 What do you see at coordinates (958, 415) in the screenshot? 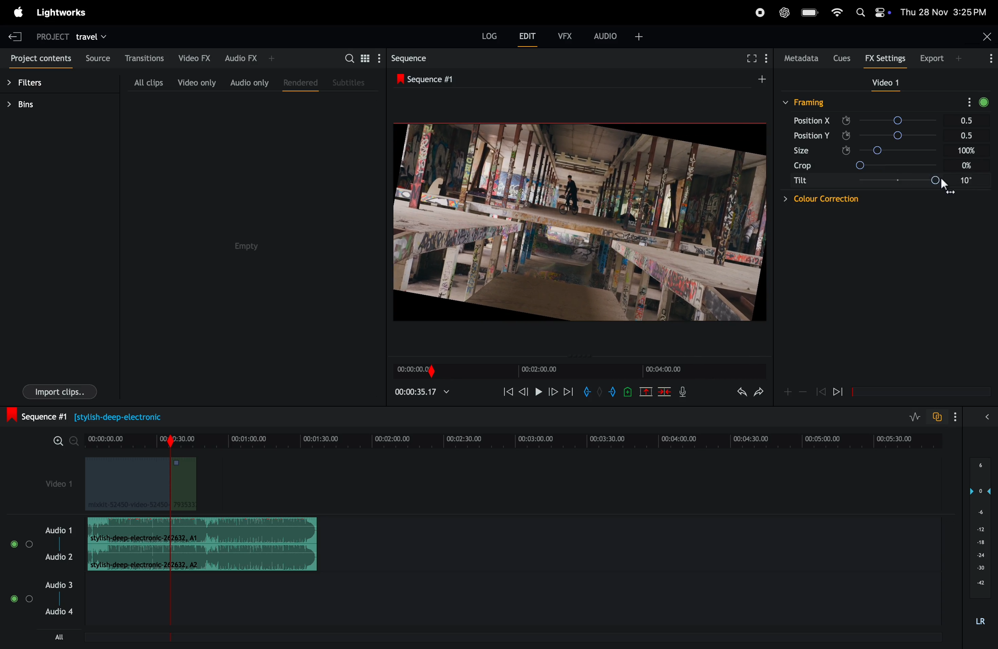
I see `Show settings menu` at bounding box center [958, 415].